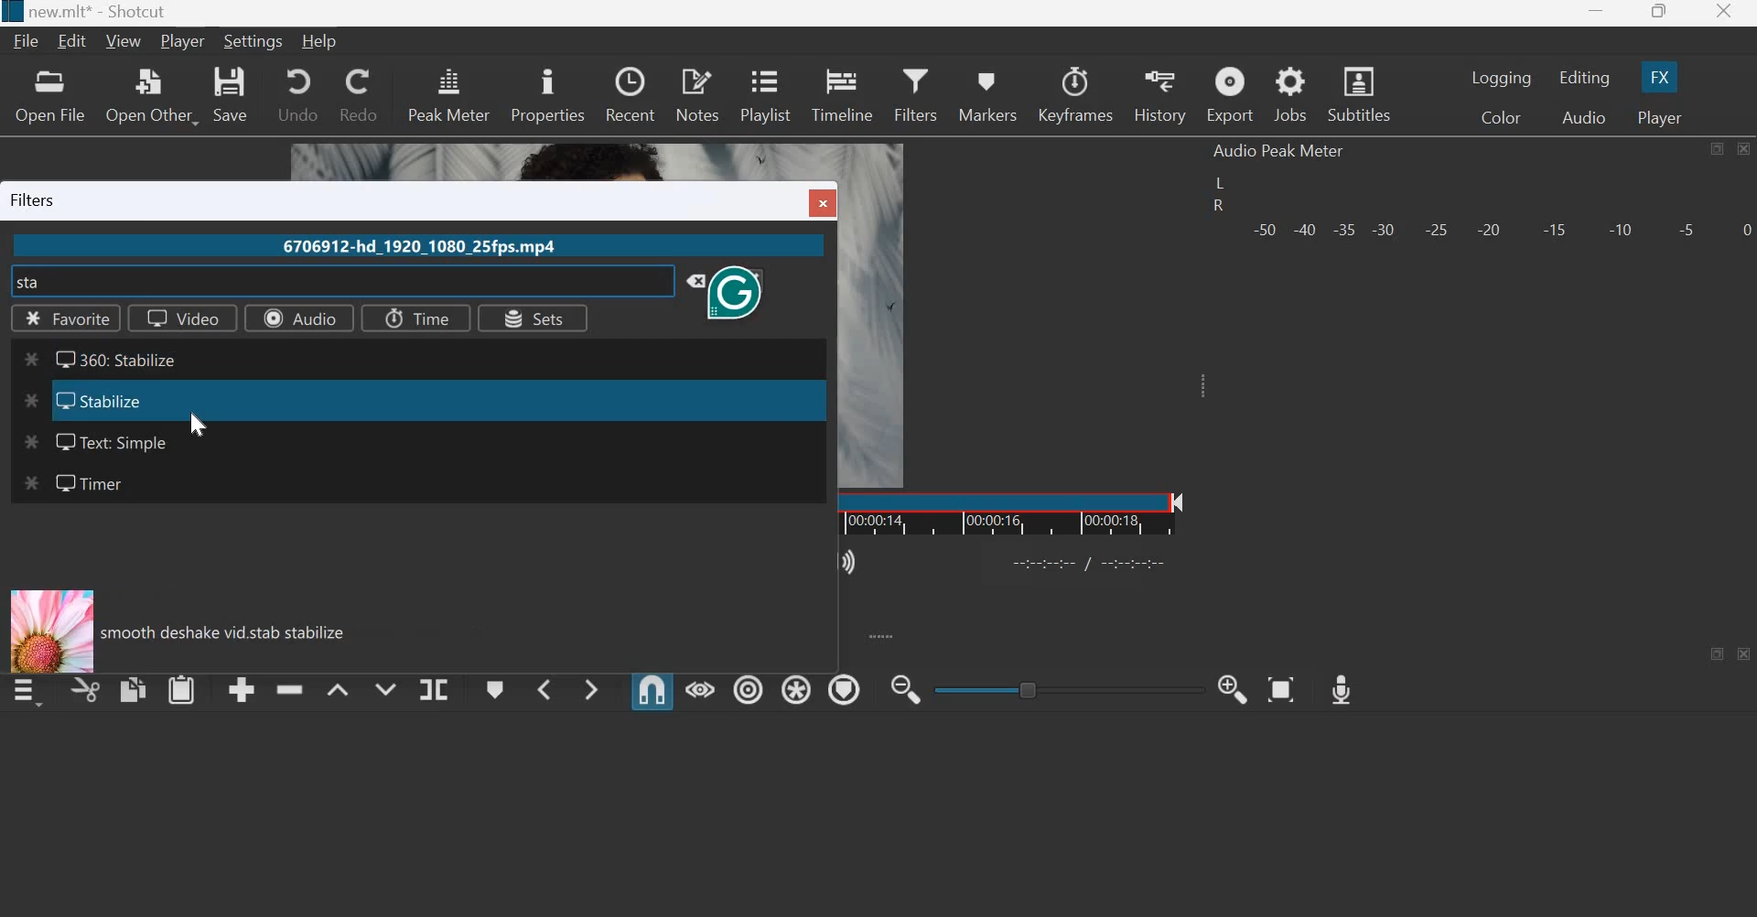  What do you see at coordinates (688, 281) in the screenshot?
I see `clear` at bounding box center [688, 281].